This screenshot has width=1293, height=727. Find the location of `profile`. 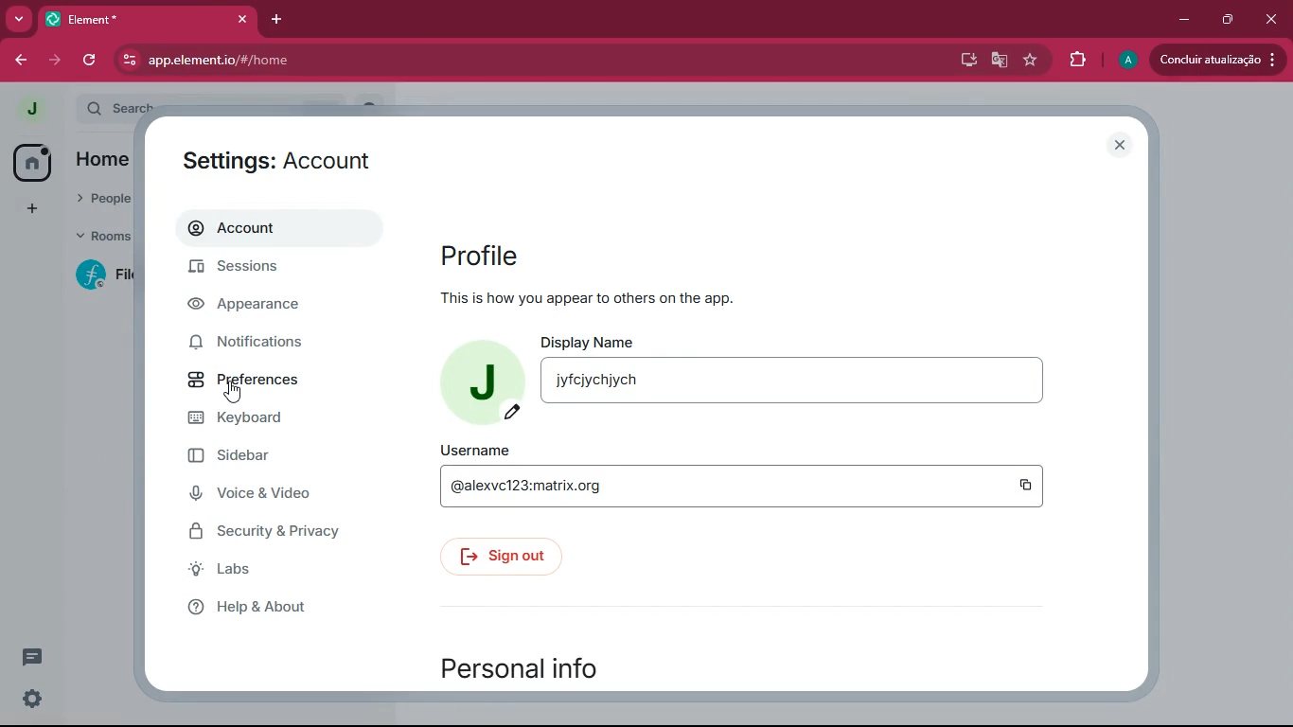

profile is located at coordinates (490, 257).